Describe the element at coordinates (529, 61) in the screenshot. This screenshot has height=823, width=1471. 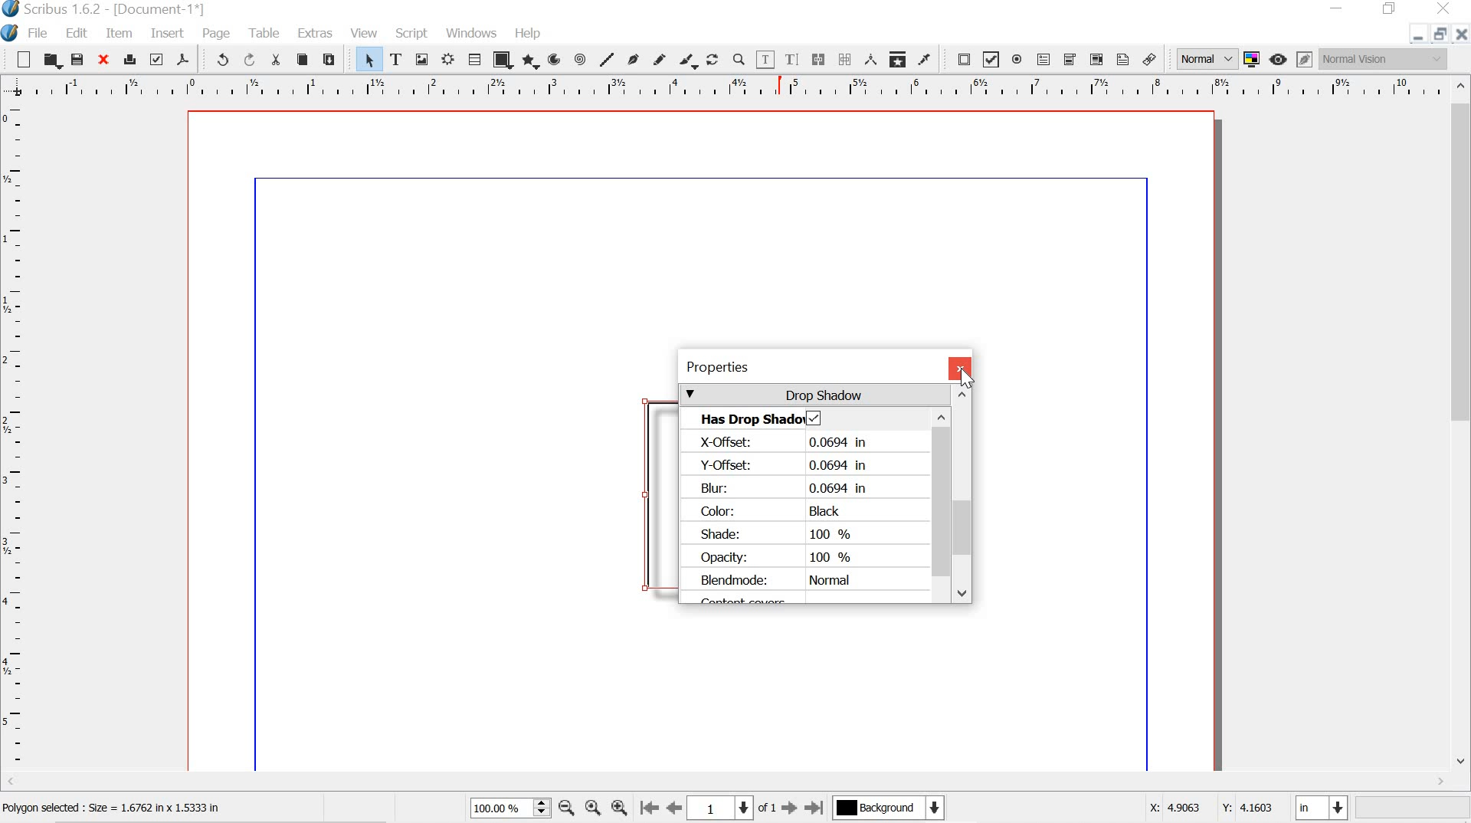
I see `polygon` at that location.